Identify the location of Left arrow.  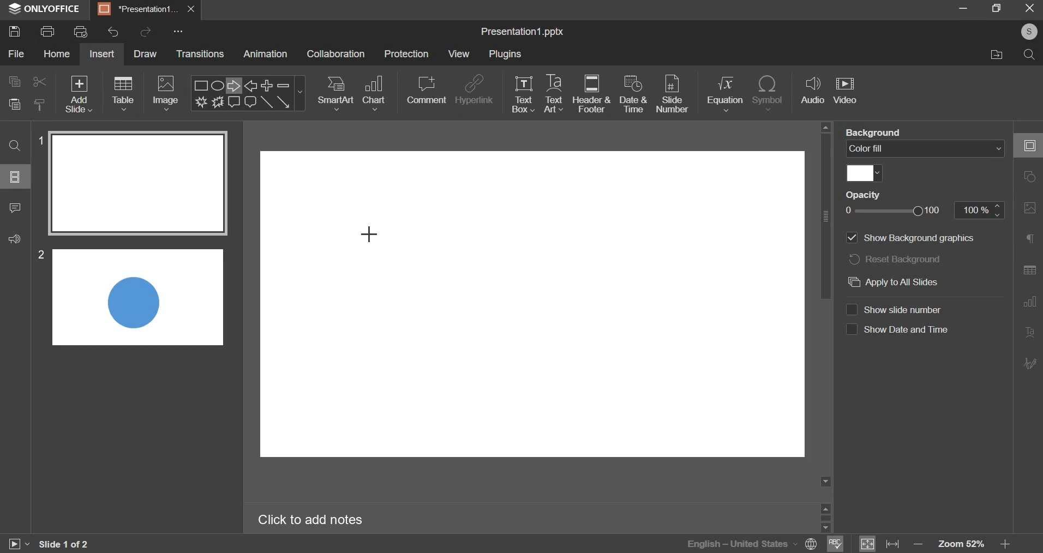
(251, 85).